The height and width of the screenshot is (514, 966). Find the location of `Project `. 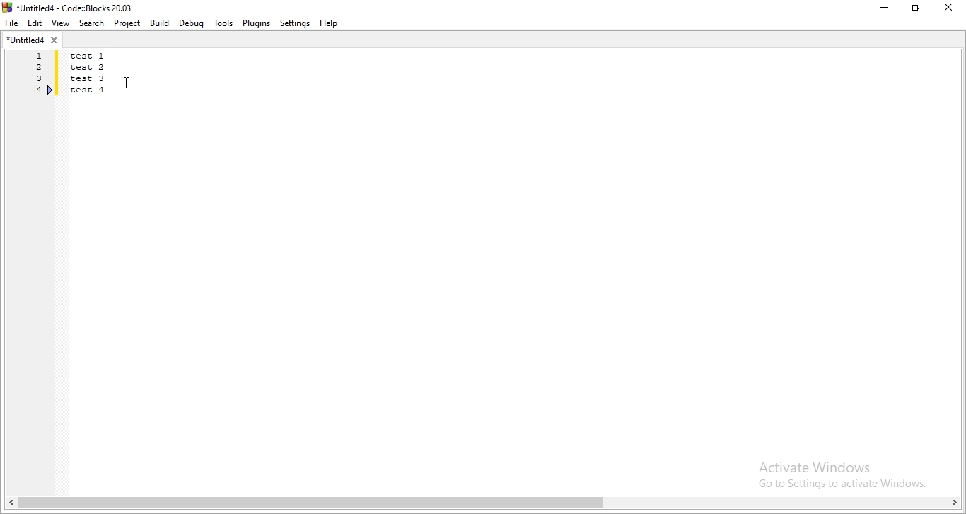

Project  is located at coordinates (126, 24).